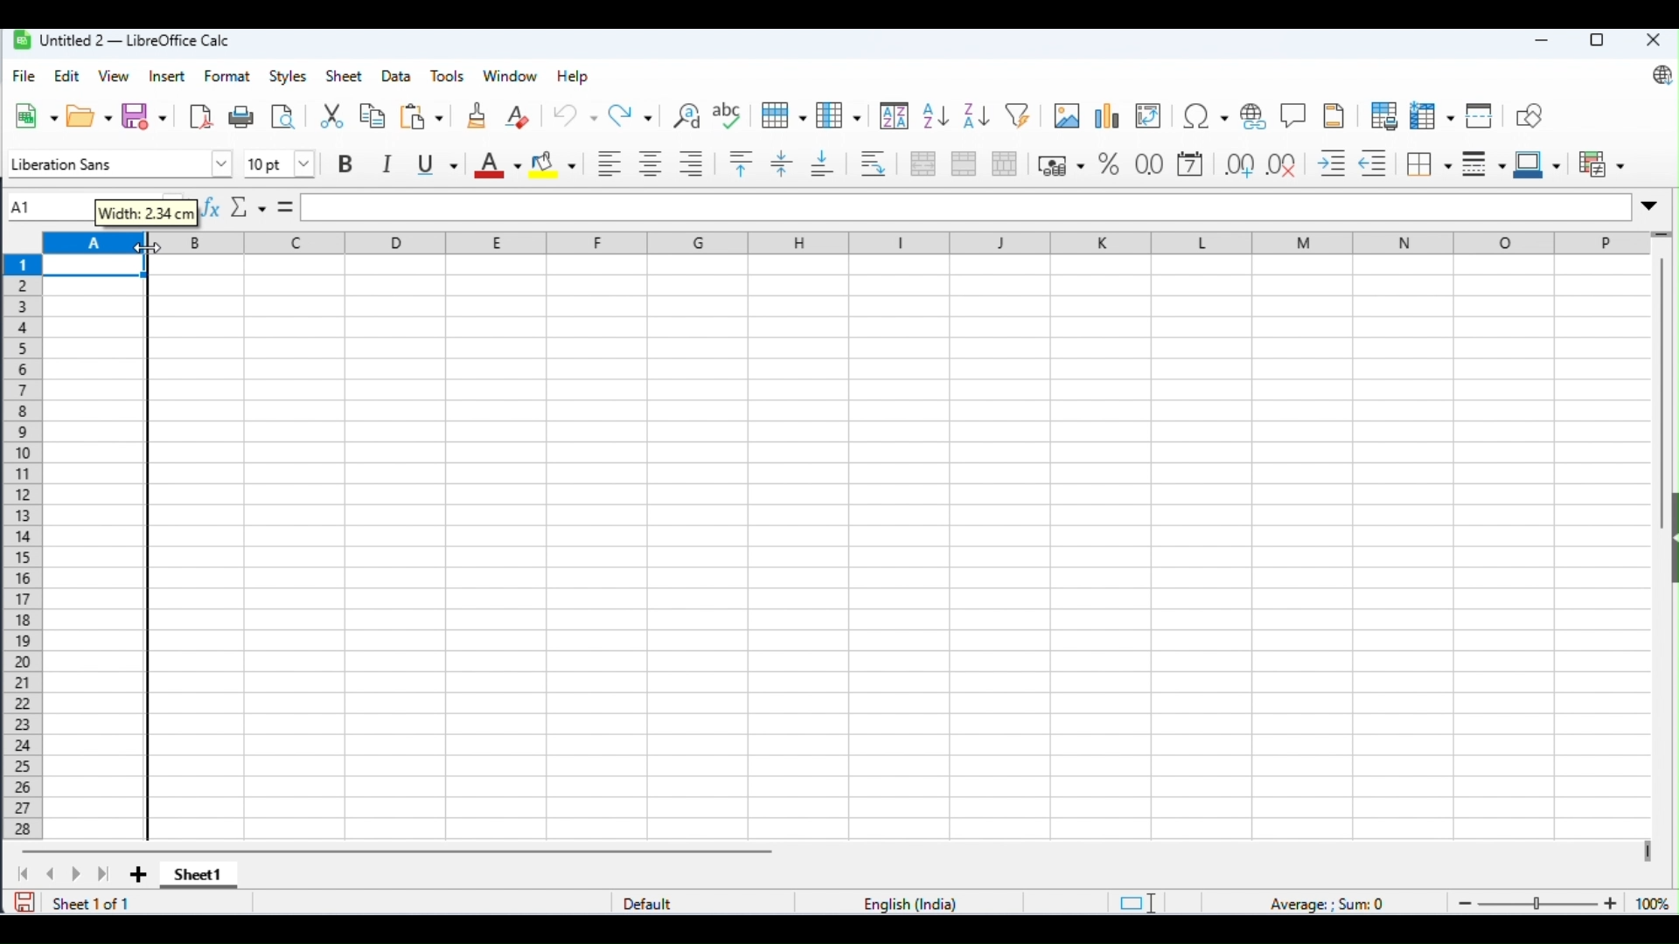  What do you see at coordinates (424, 115) in the screenshot?
I see `paste` at bounding box center [424, 115].